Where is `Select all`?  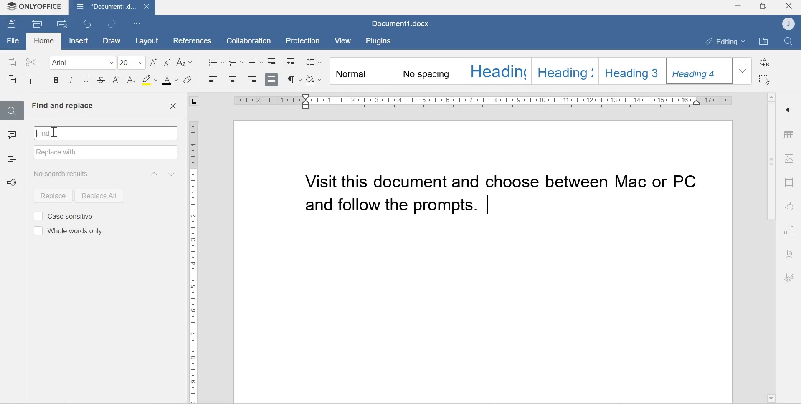
Select all is located at coordinates (766, 80).